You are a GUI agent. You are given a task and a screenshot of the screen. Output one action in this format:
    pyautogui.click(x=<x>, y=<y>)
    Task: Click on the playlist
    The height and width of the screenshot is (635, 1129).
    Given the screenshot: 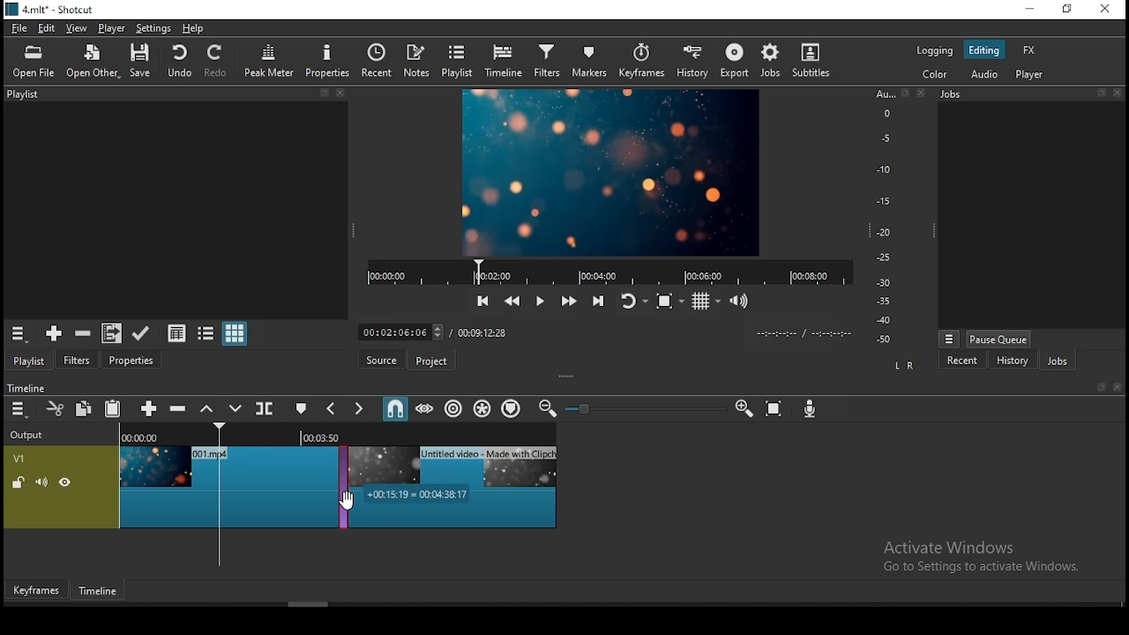 What is the action you would take?
    pyautogui.click(x=29, y=359)
    